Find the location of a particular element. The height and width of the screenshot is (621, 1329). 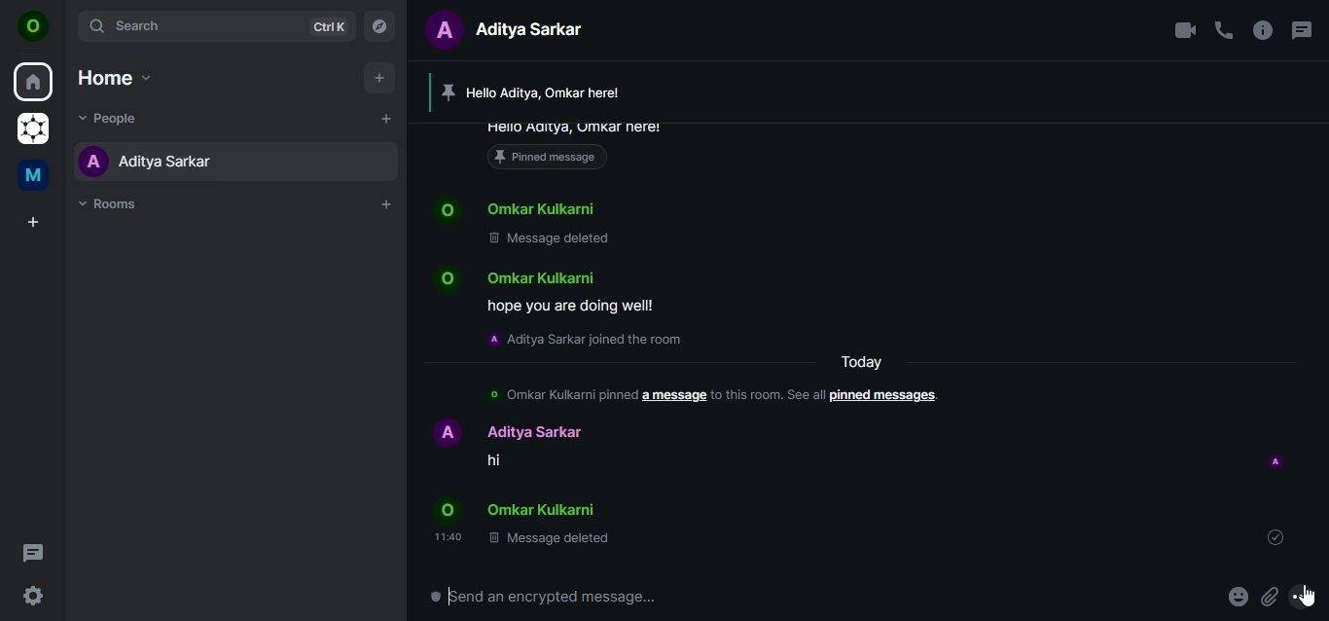

message sent by  is located at coordinates (1277, 462).